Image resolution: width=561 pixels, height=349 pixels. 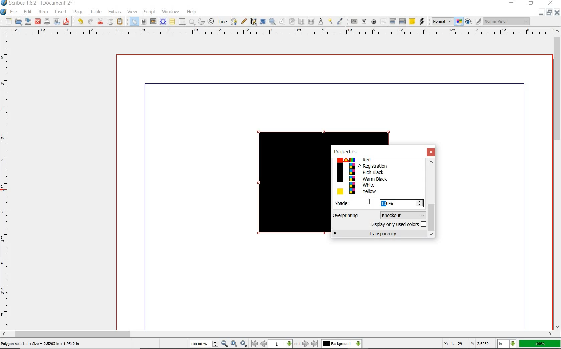 What do you see at coordinates (277, 334) in the screenshot?
I see `scrollbar` at bounding box center [277, 334].